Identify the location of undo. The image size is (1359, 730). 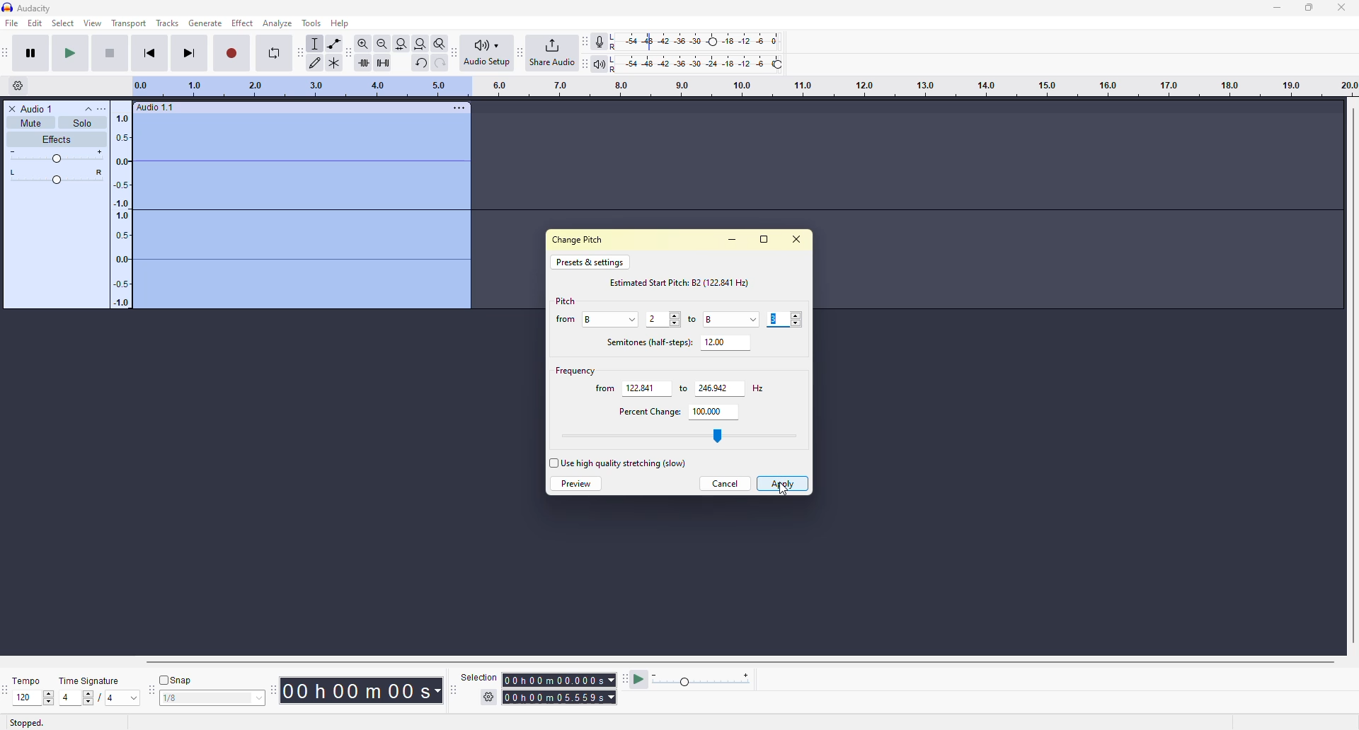
(420, 63).